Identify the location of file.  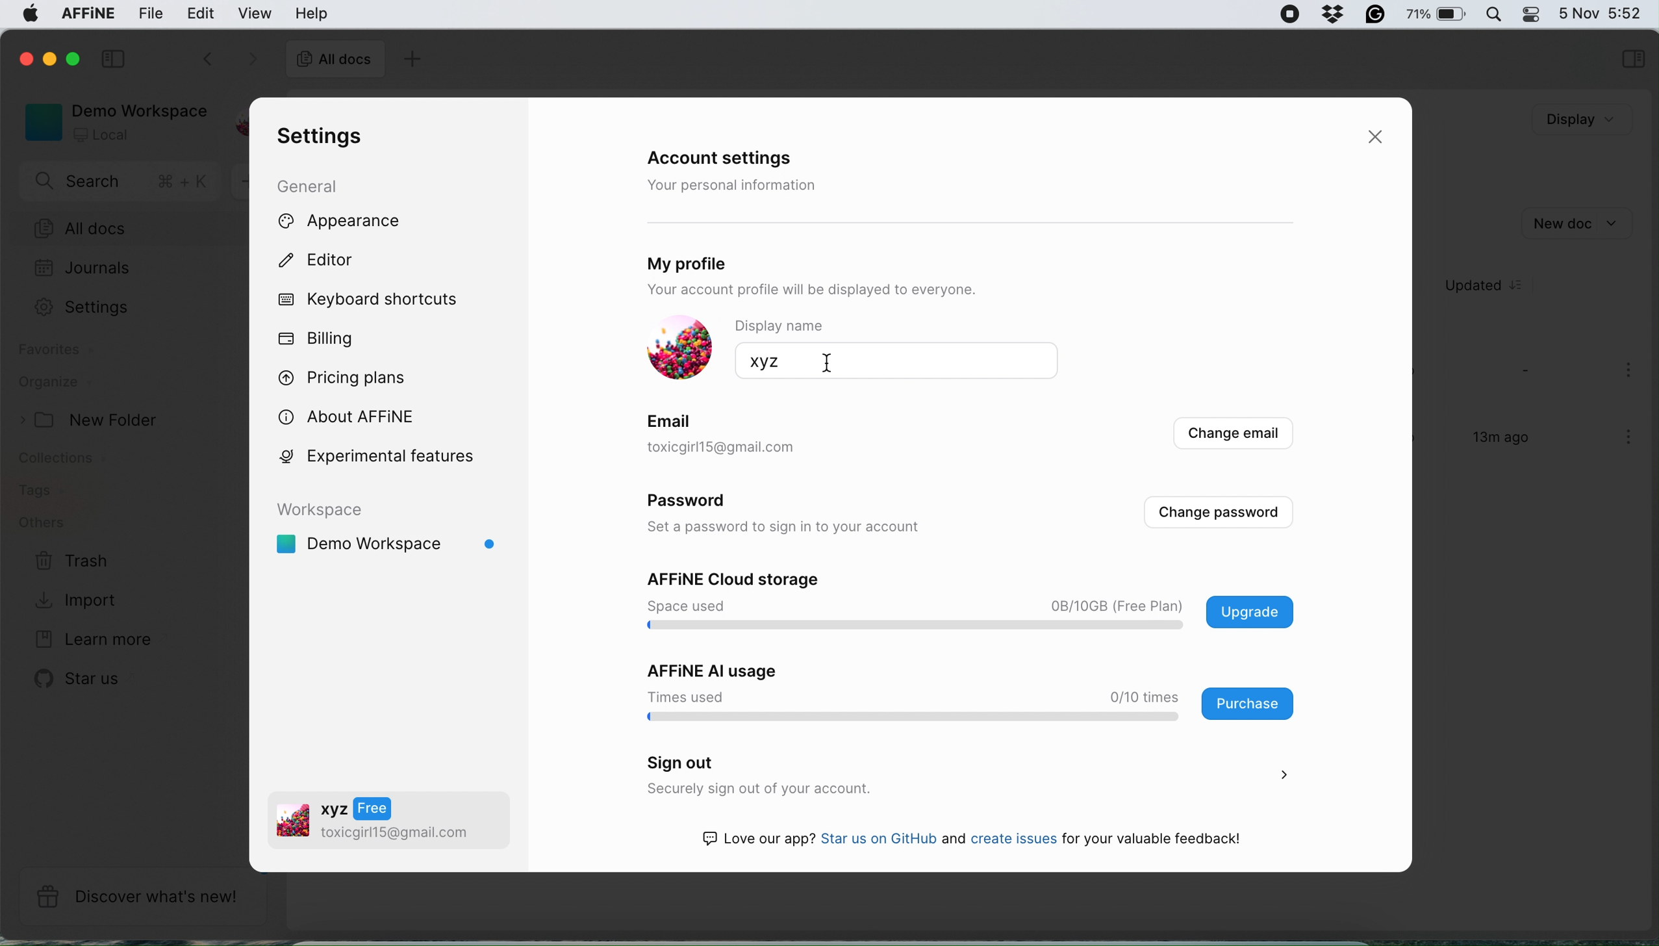
(152, 14).